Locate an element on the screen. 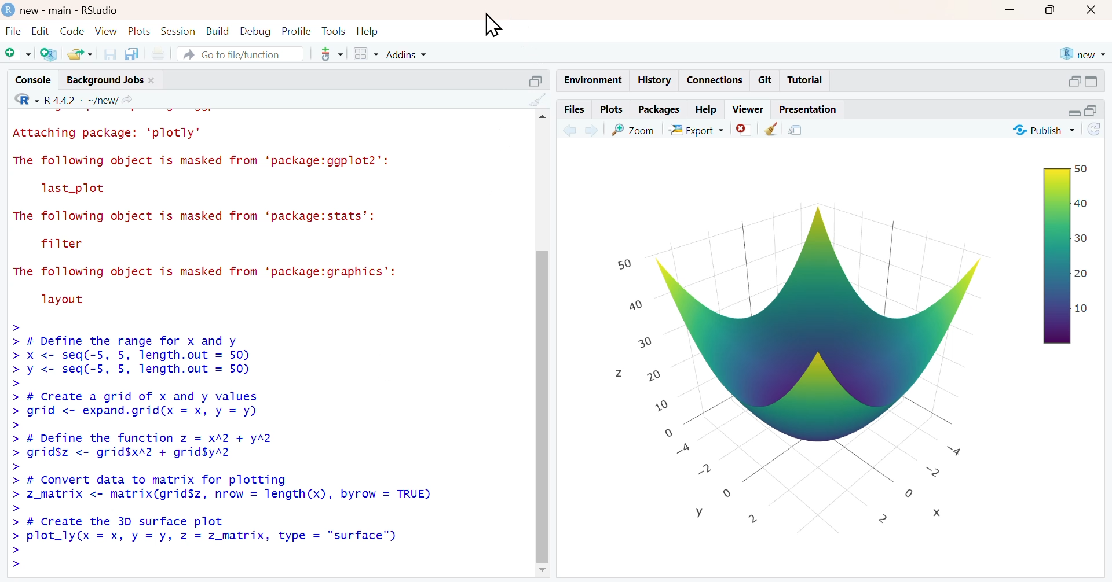 The height and width of the screenshot is (582, 1112). close is located at coordinates (155, 79).